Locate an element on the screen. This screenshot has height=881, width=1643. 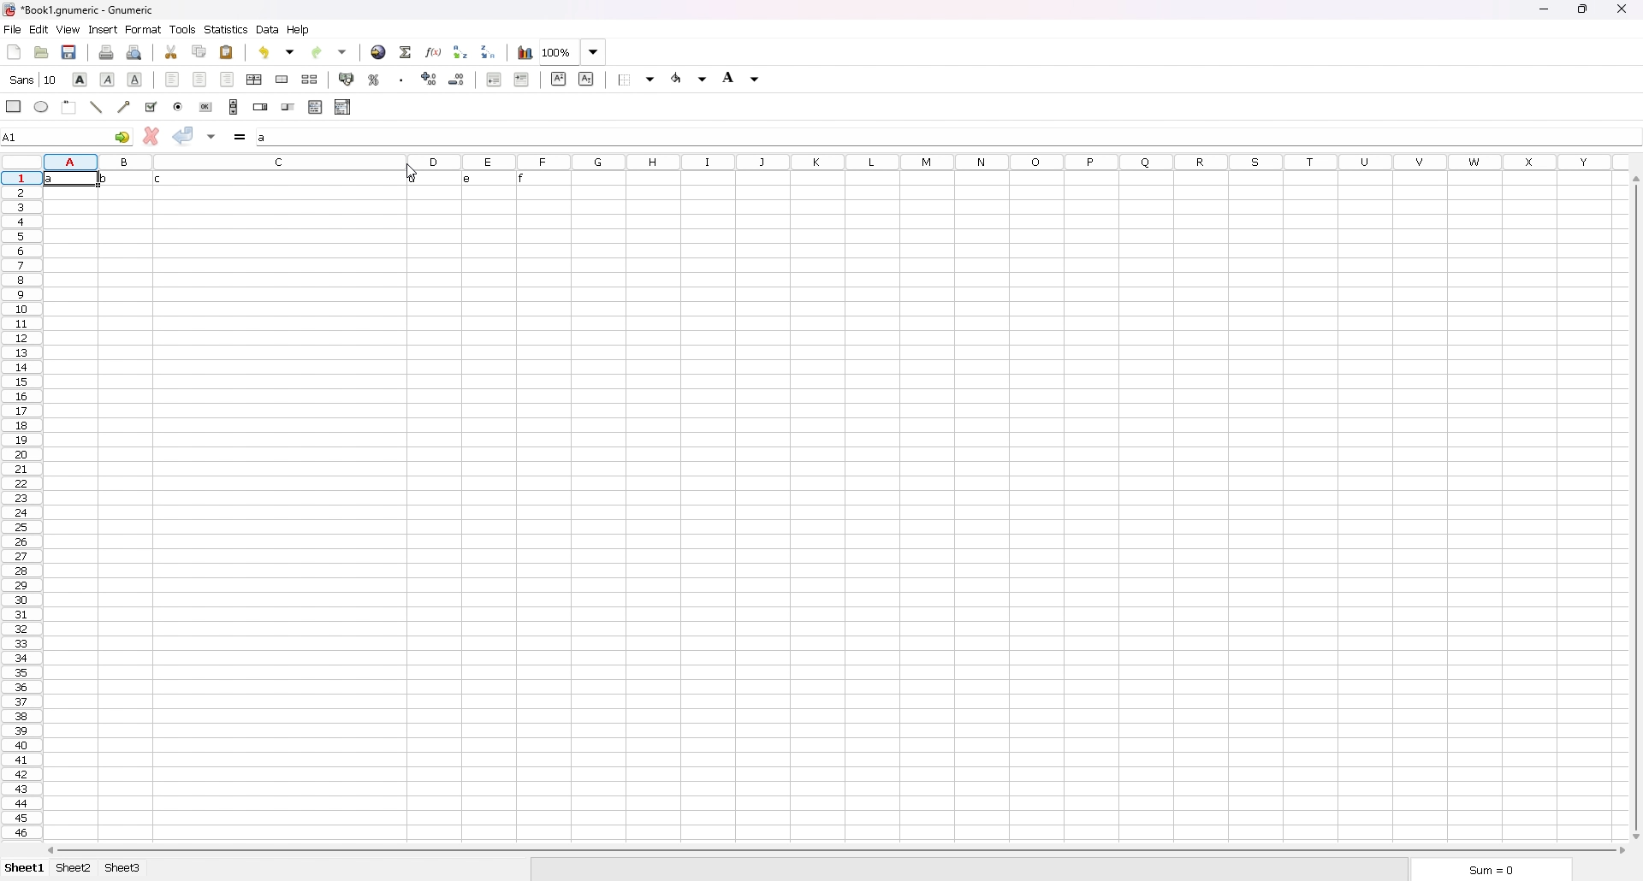
sheet 2 is located at coordinates (74, 869).